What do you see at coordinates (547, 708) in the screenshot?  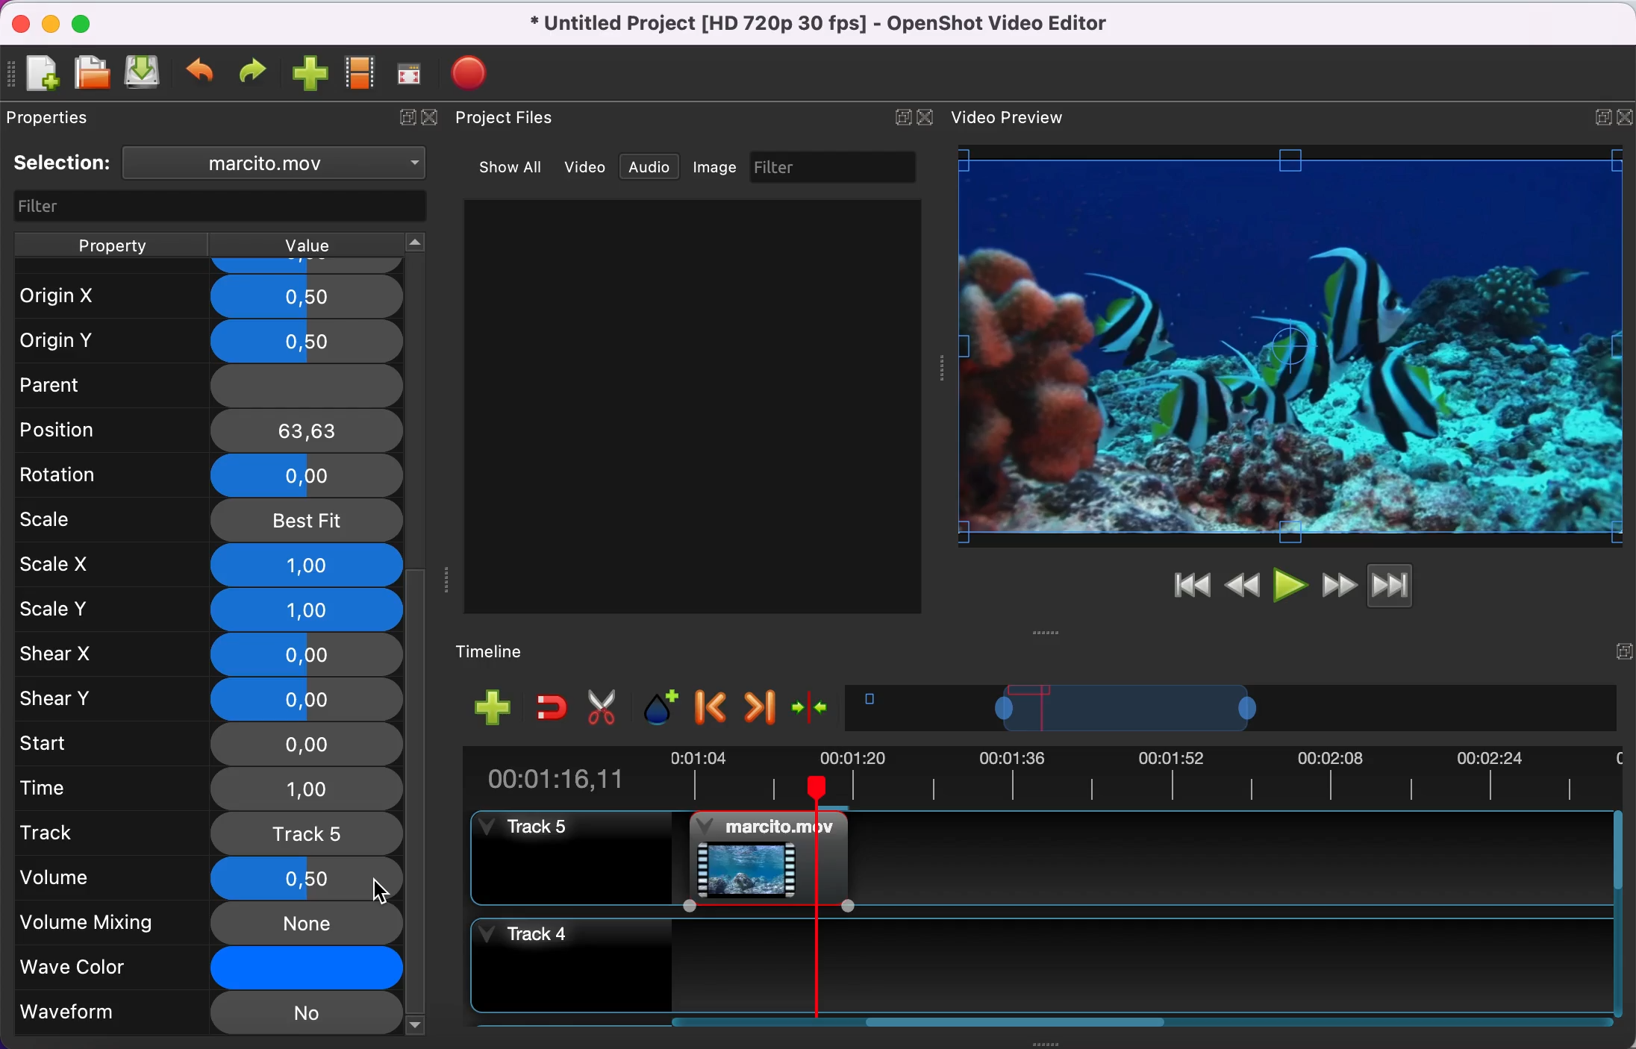 I see `enable snapping` at bounding box center [547, 708].